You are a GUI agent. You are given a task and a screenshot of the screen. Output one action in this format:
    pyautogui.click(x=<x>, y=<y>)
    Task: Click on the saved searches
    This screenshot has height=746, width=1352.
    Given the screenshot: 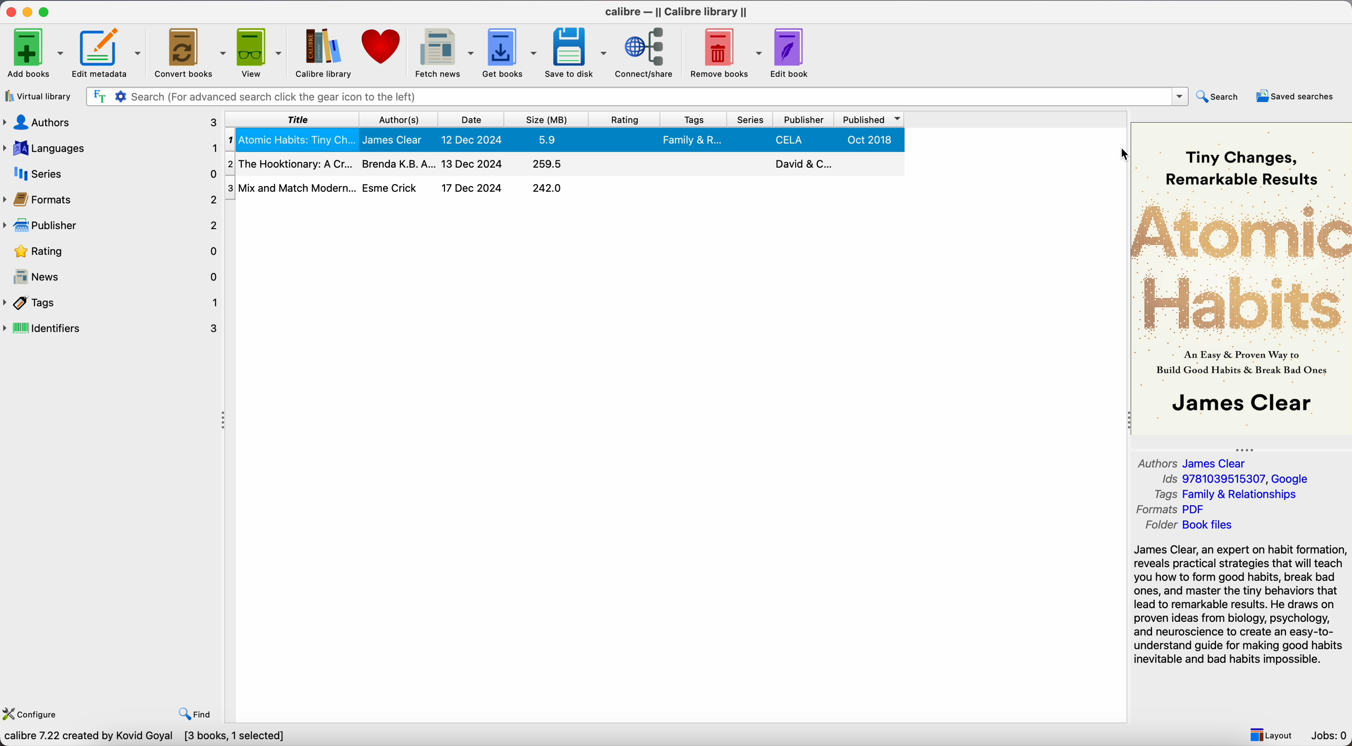 What is the action you would take?
    pyautogui.click(x=1297, y=98)
    